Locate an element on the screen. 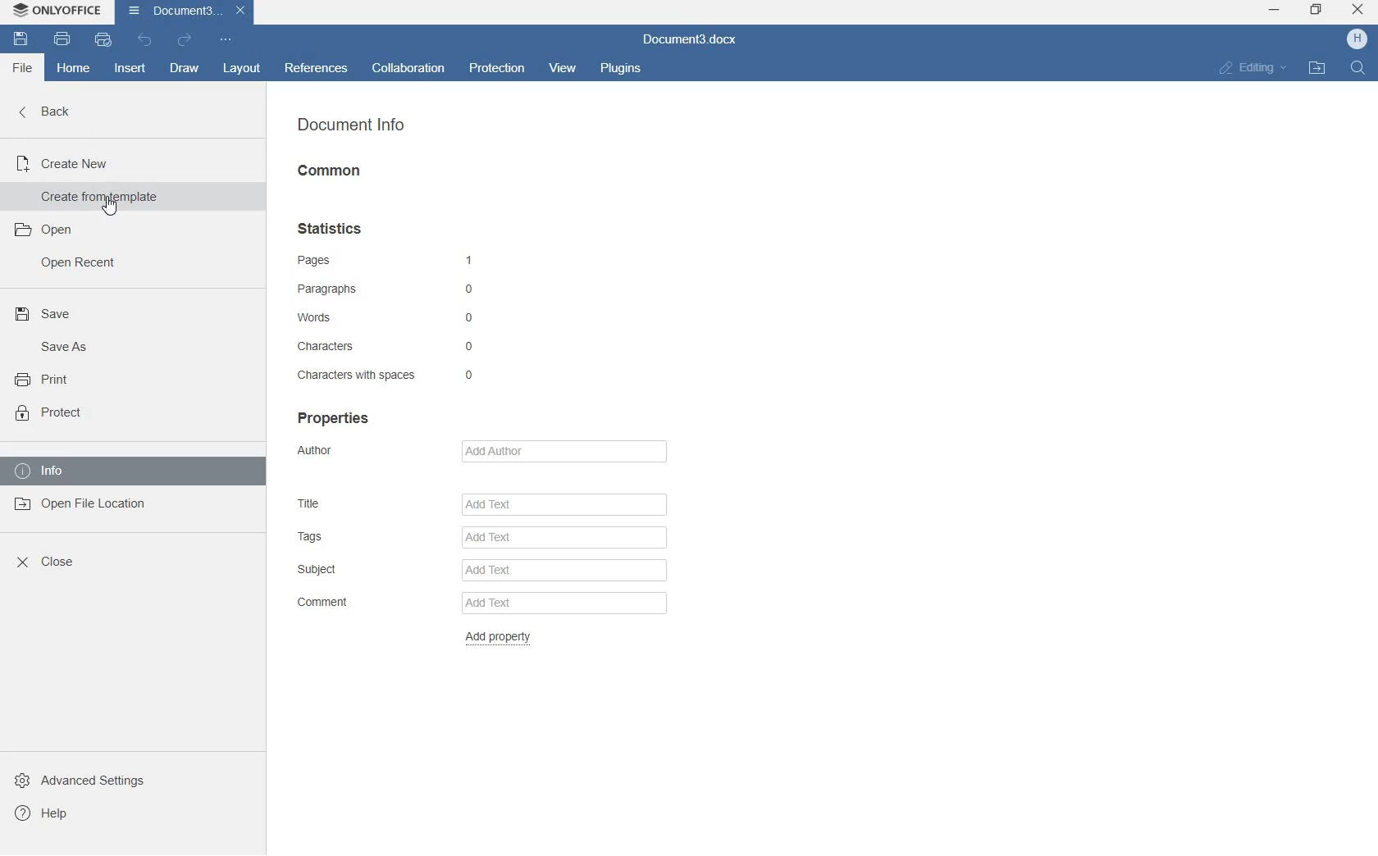 This screenshot has width=1378, height=856. view is located at coordinates (564, 70).